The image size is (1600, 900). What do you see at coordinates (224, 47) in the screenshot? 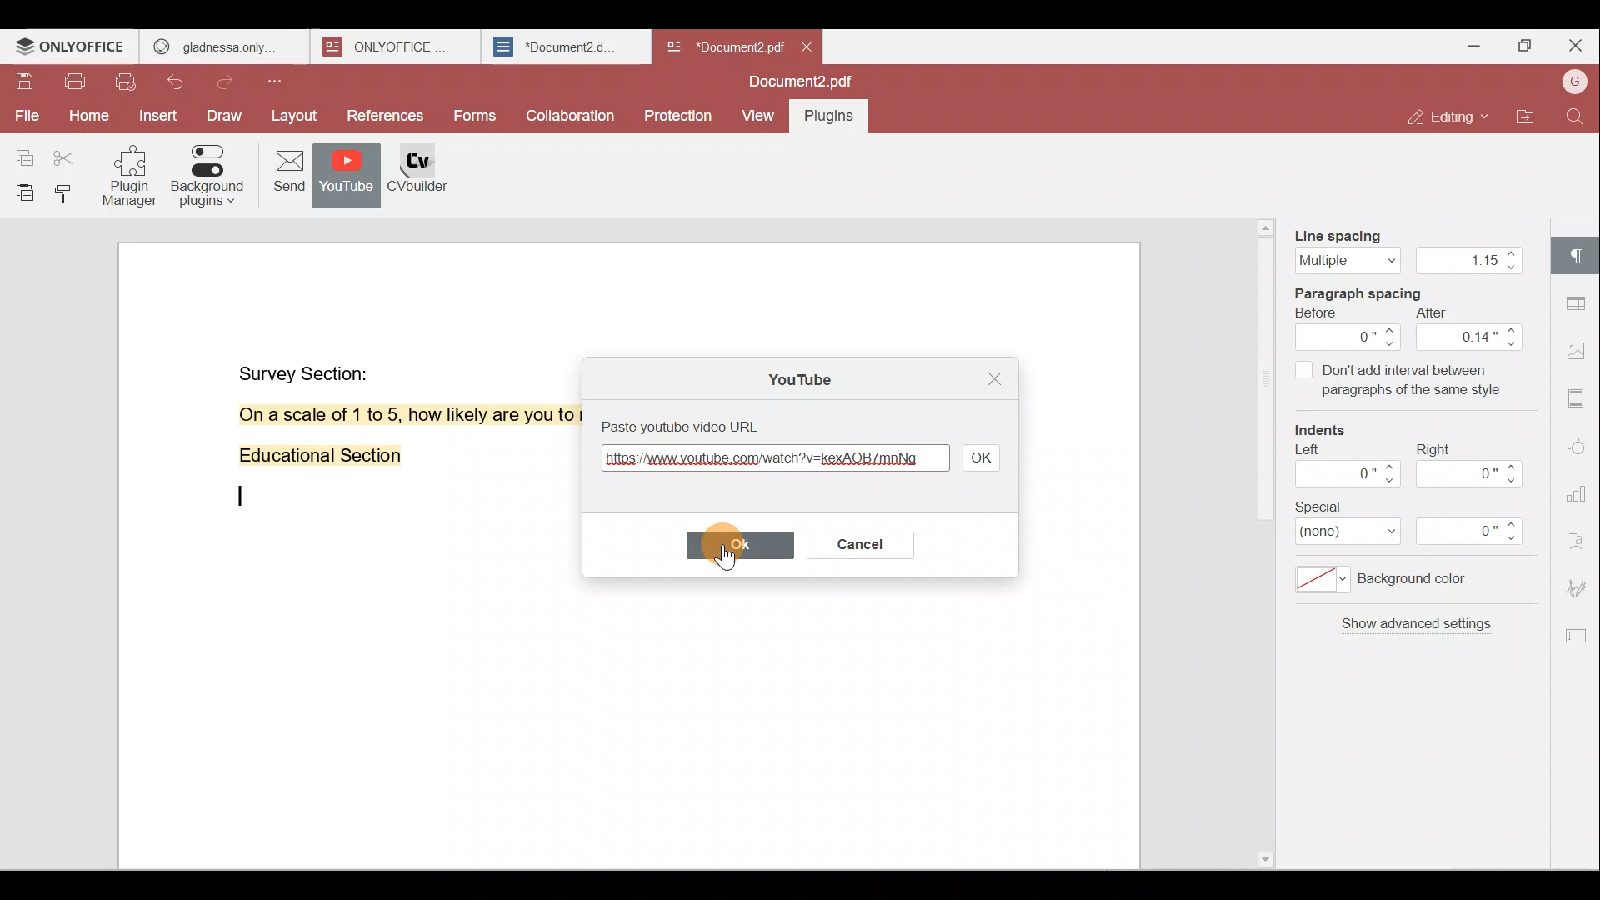
I see `gladness only` at bounding box center [224, 47].